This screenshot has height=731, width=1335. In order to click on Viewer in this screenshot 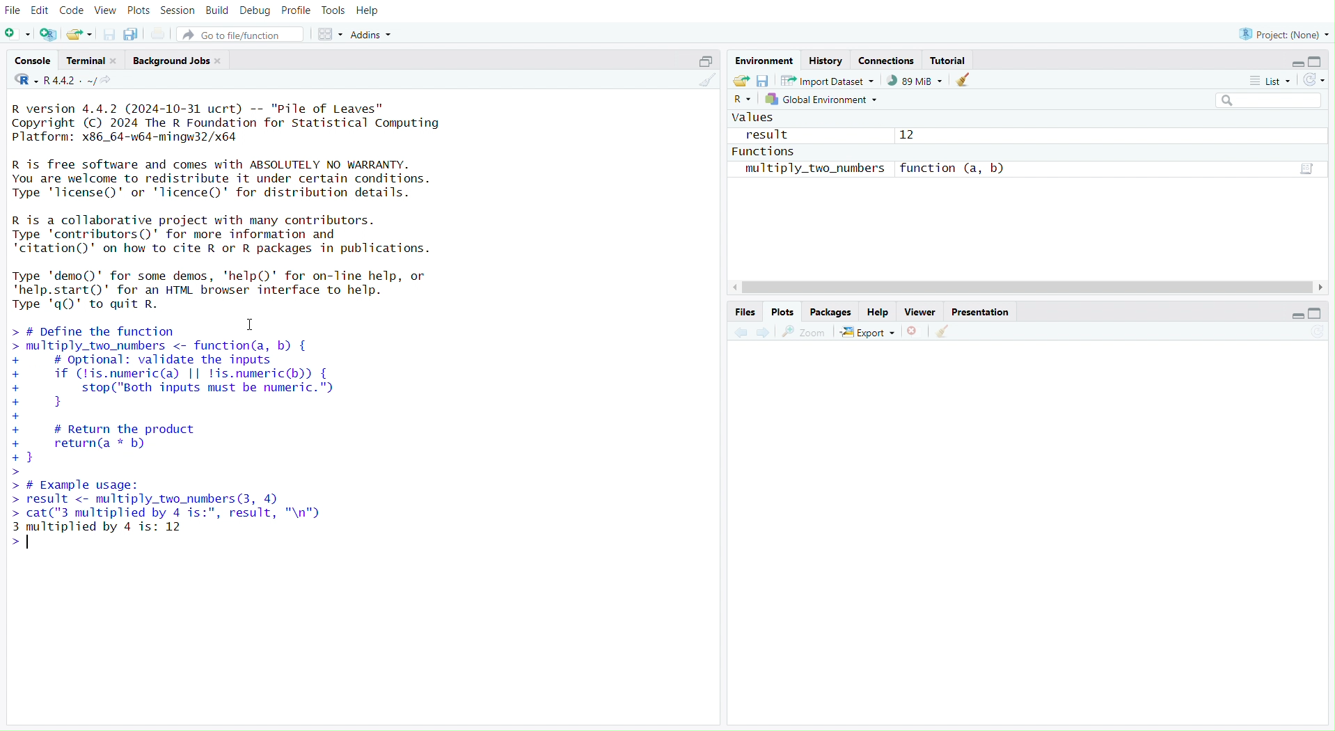, I will do `click(919, 313)`.